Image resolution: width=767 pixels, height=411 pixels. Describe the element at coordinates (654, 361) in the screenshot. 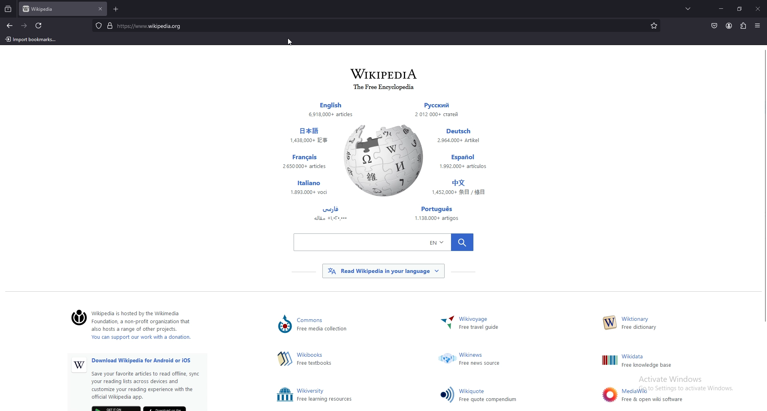

I see `` at that location.